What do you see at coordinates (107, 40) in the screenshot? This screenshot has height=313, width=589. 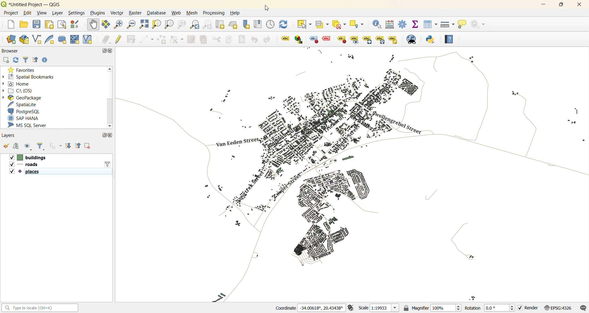 I see `edits` at bounding box center [107, 40].